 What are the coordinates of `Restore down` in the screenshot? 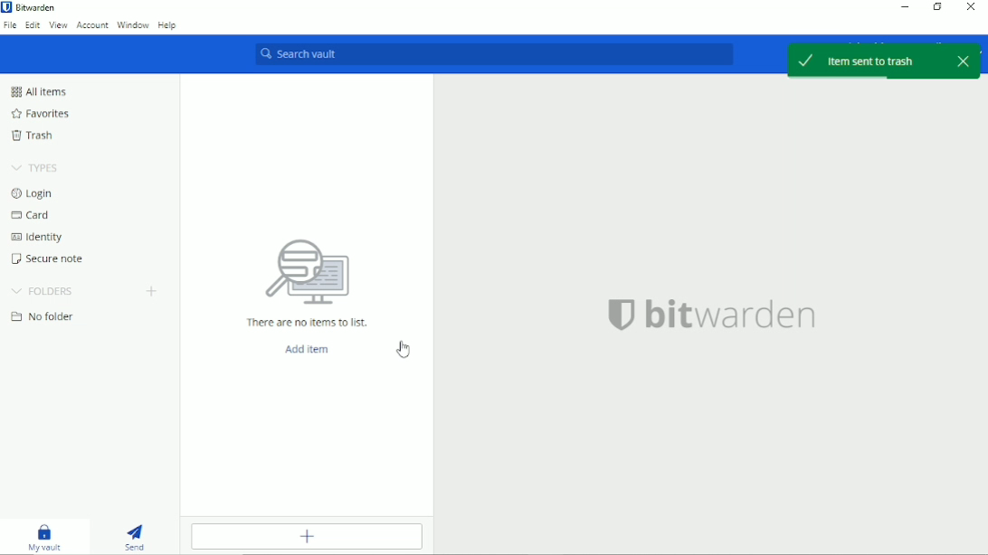 It's located at (938, 10).